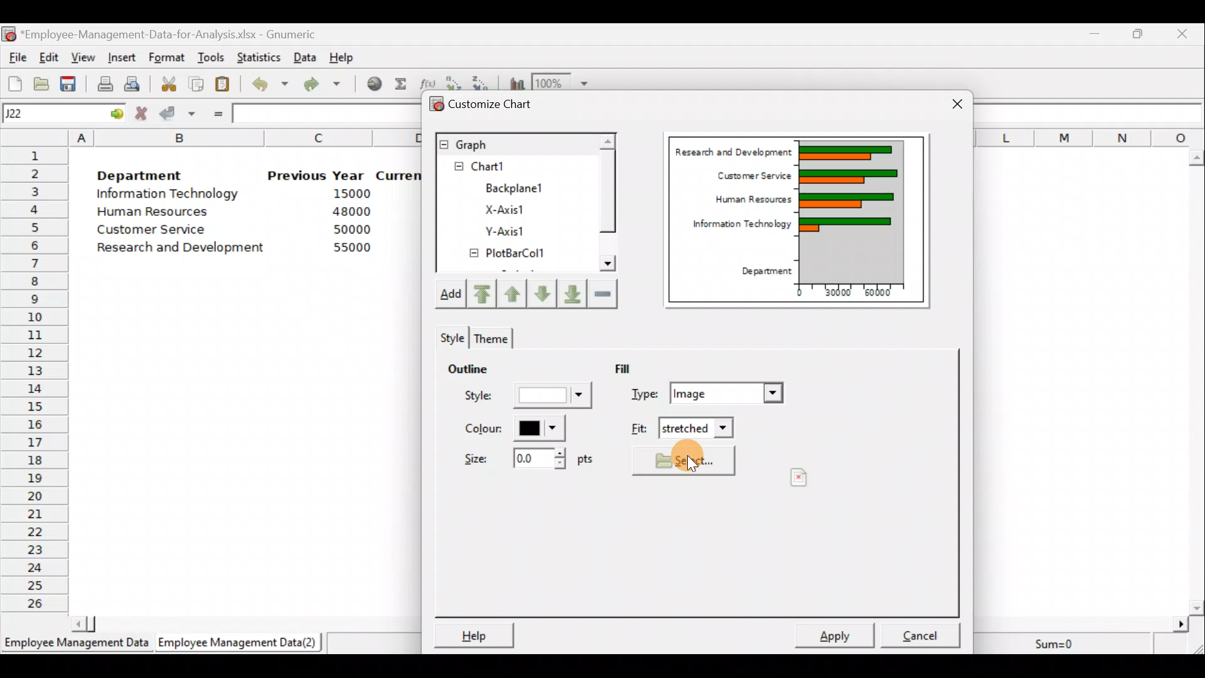 This screenshot has width=1205, height=678. I want to click on Edit, so click(50, 56).